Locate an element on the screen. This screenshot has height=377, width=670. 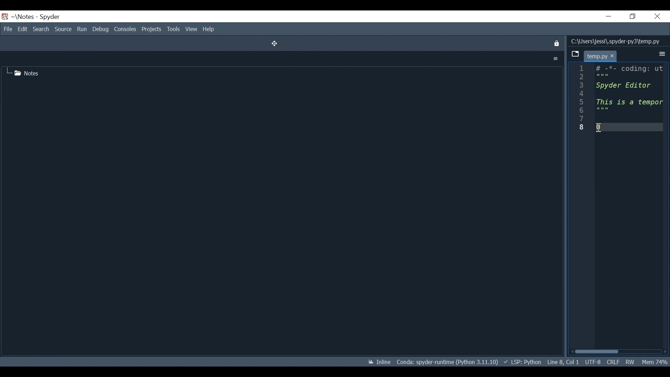
Debug is located at coordinates (101, 29).